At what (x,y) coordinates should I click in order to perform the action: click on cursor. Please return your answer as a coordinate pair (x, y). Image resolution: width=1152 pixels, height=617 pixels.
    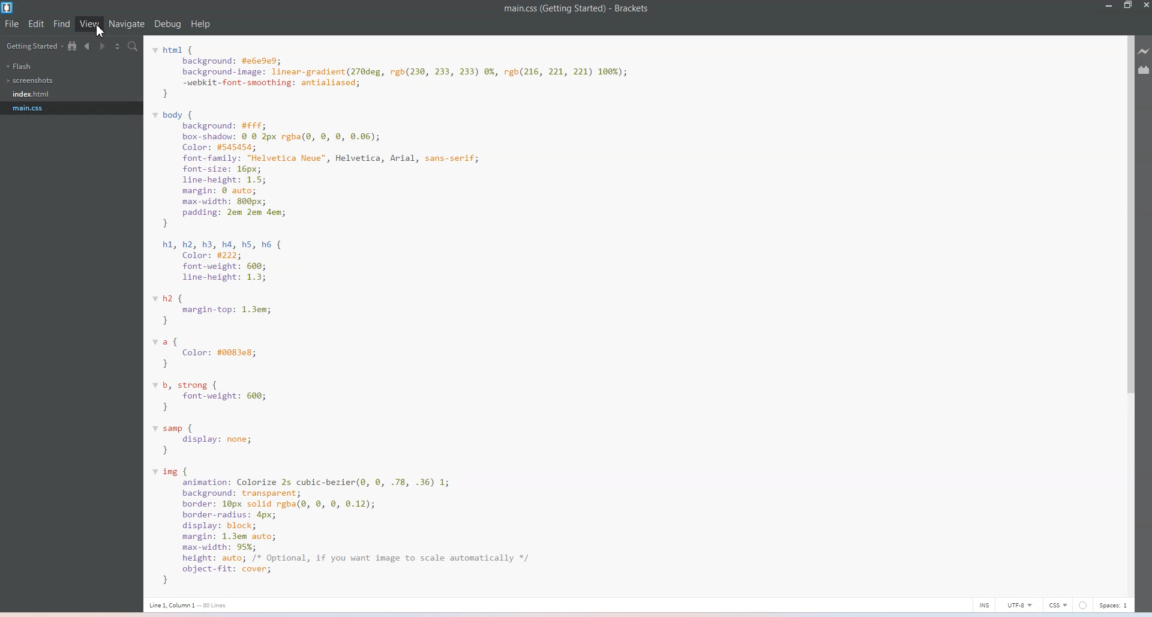
    Looking at the image, I should click on (98, 31).